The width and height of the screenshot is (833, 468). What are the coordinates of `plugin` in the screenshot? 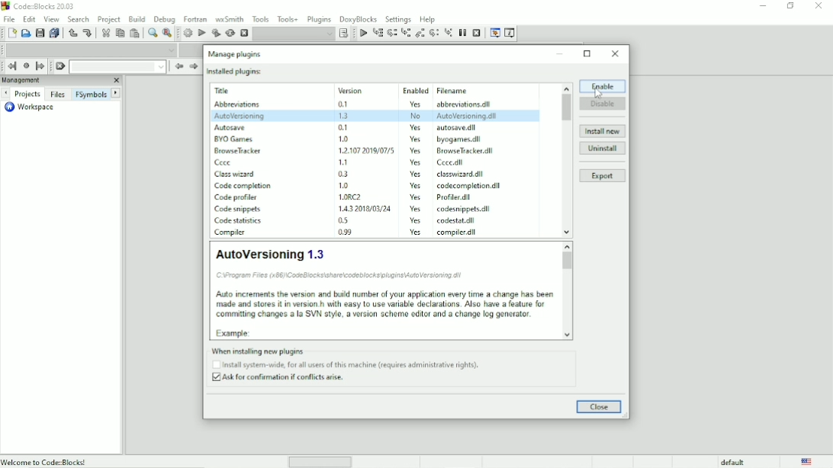 It's located at (225, 162).